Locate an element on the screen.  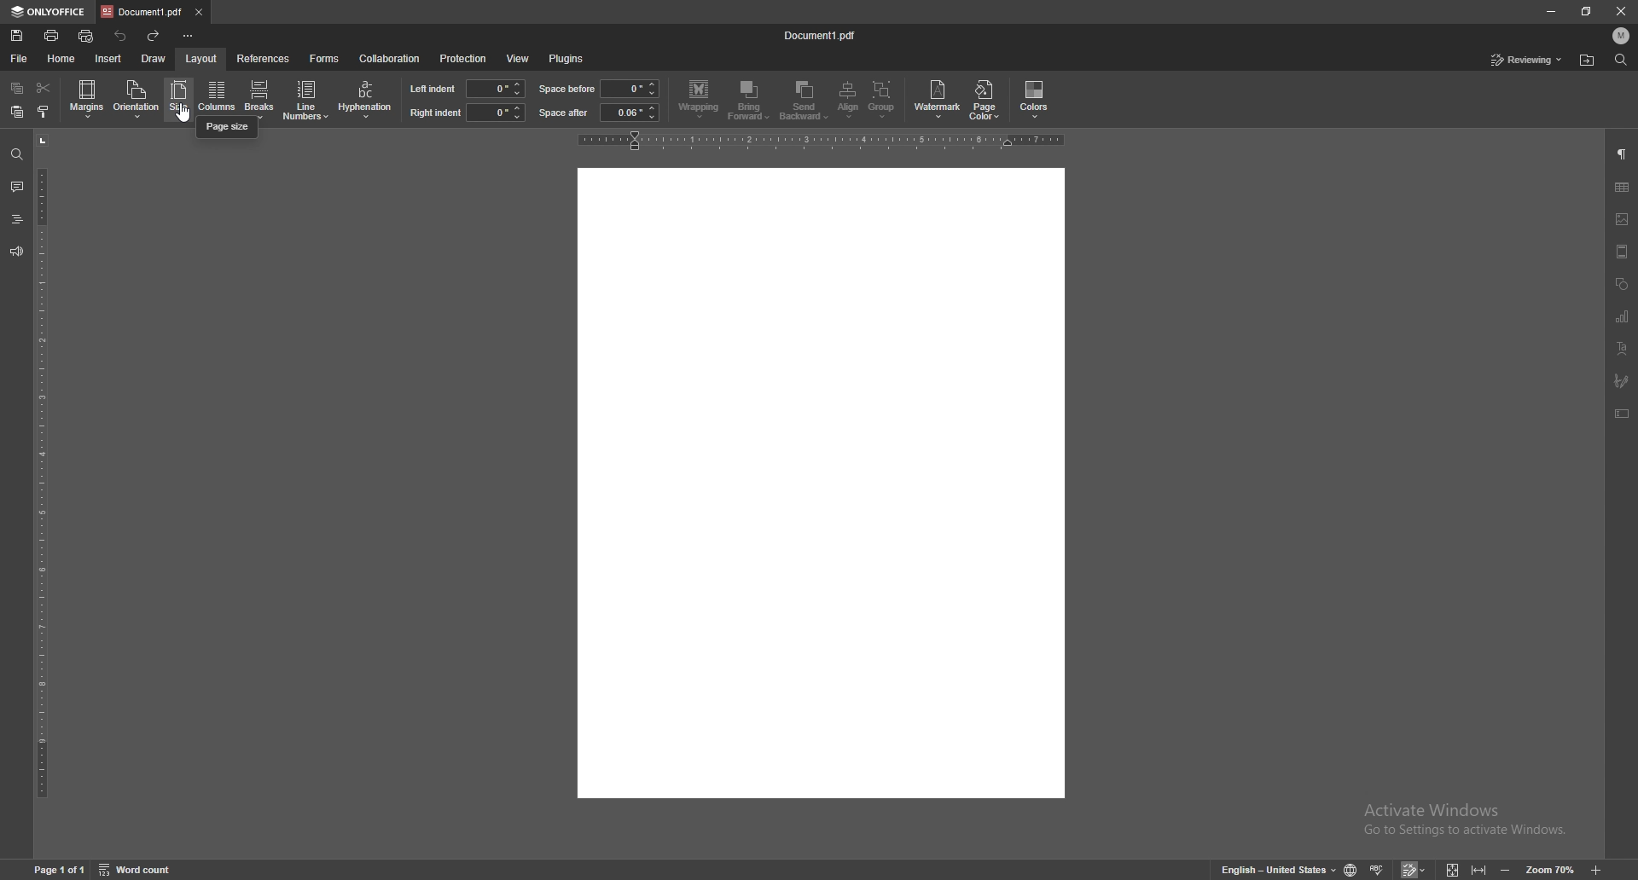
fit to screen is located at coordinates (1453, 869).